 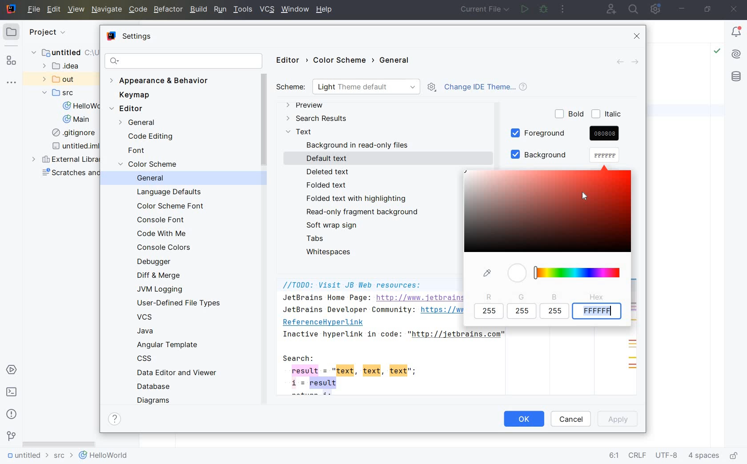 I want to click on SCHEME, so click(x=349, y=87).